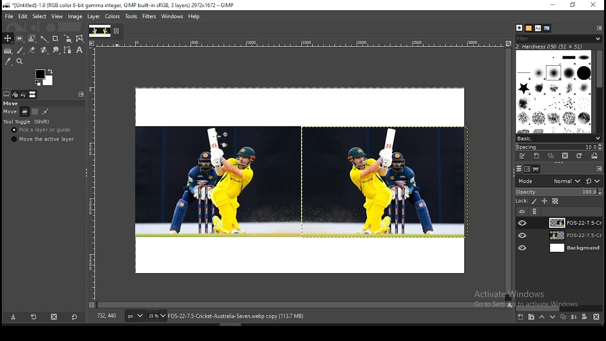  Describe the element at coordinates (600, 90) in the screenshot. I see `Scroll bar` at that location.